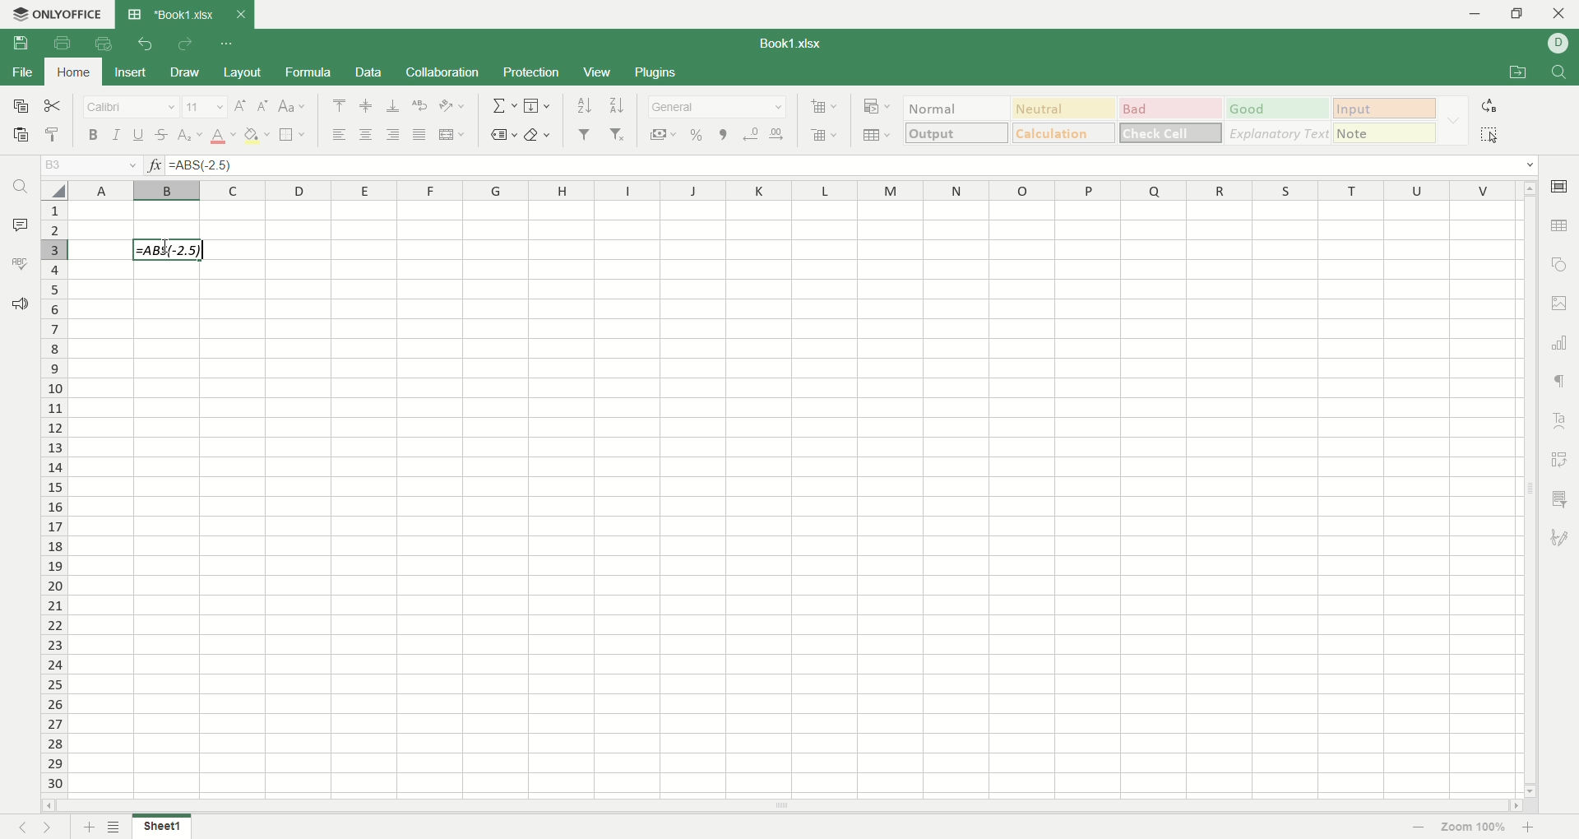  What do you see at coordinates (364, 134) in the screenshot?
I see `align center` at bounding box center [364, 134].